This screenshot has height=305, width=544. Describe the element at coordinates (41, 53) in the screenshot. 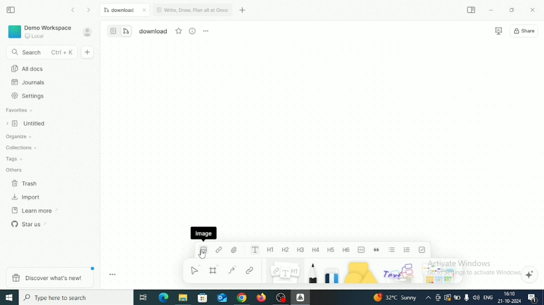

I see `Search` at that location.